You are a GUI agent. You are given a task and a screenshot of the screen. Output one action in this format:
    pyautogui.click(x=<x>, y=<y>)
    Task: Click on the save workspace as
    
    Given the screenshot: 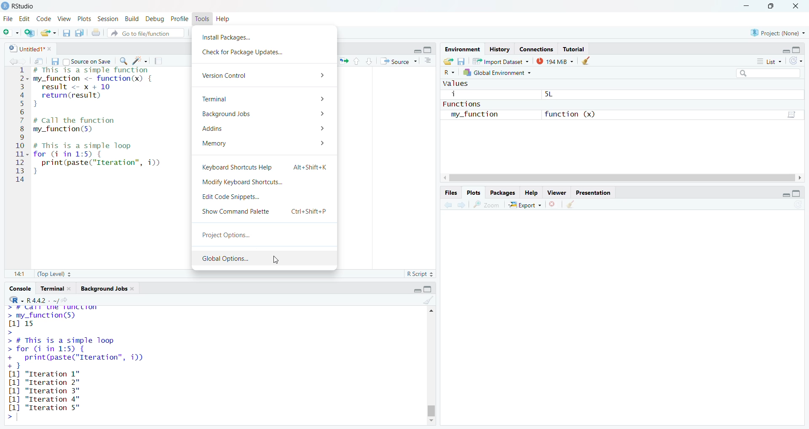 What is the action you would take?
    pyautogui.click(x=462, y=62)
    